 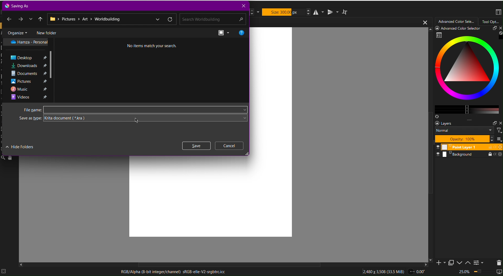 I want to click on Back, so click(x=9, y=18).